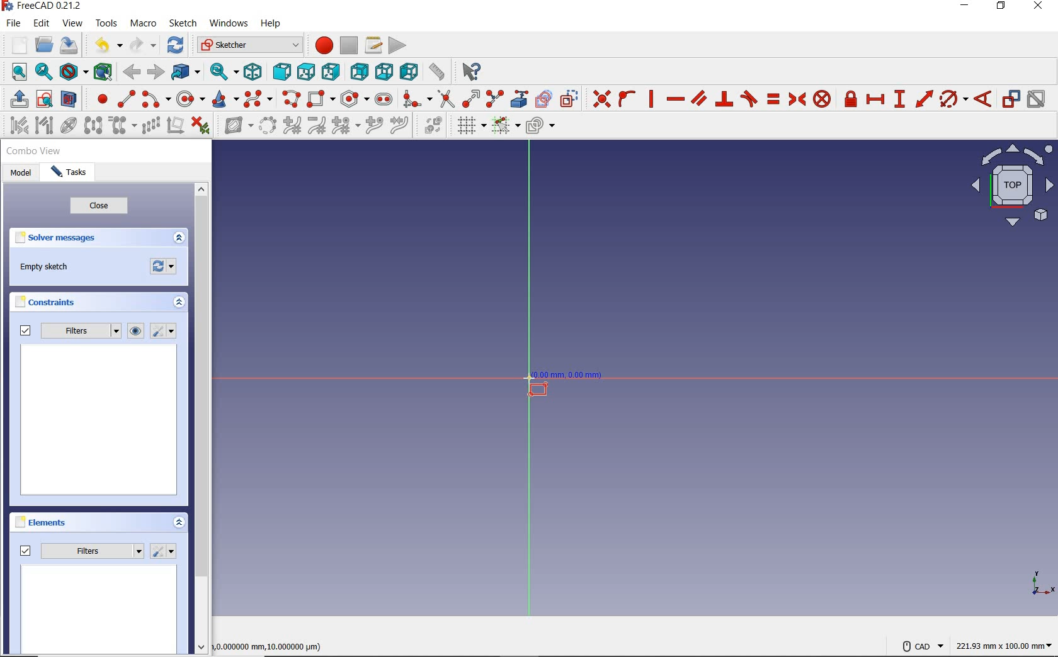  I want to click on constraint angle, so click(984, 98).